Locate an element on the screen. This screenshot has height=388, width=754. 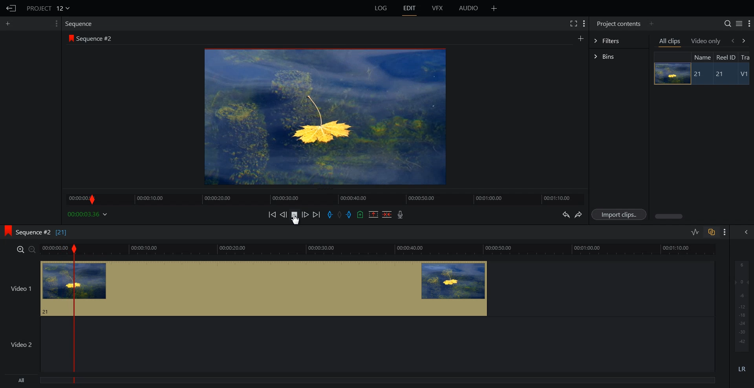
Sequence #2 [21] is located at coordinates (42, 232).